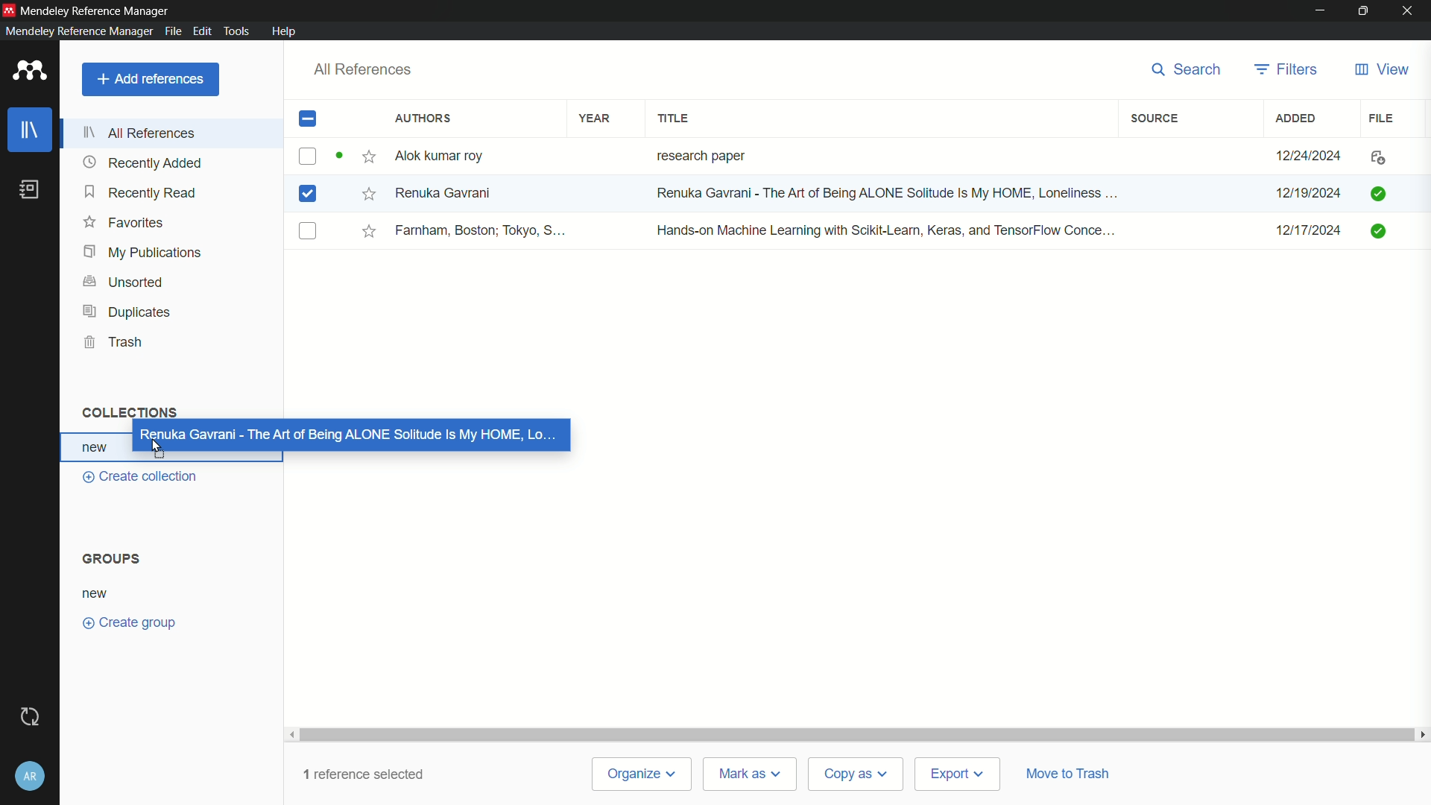  What do you see at coordinates (484, 231) in the screenshot?
I see `Farnham, Boston; Tokyo, S...` at bounding box center [484, 231].